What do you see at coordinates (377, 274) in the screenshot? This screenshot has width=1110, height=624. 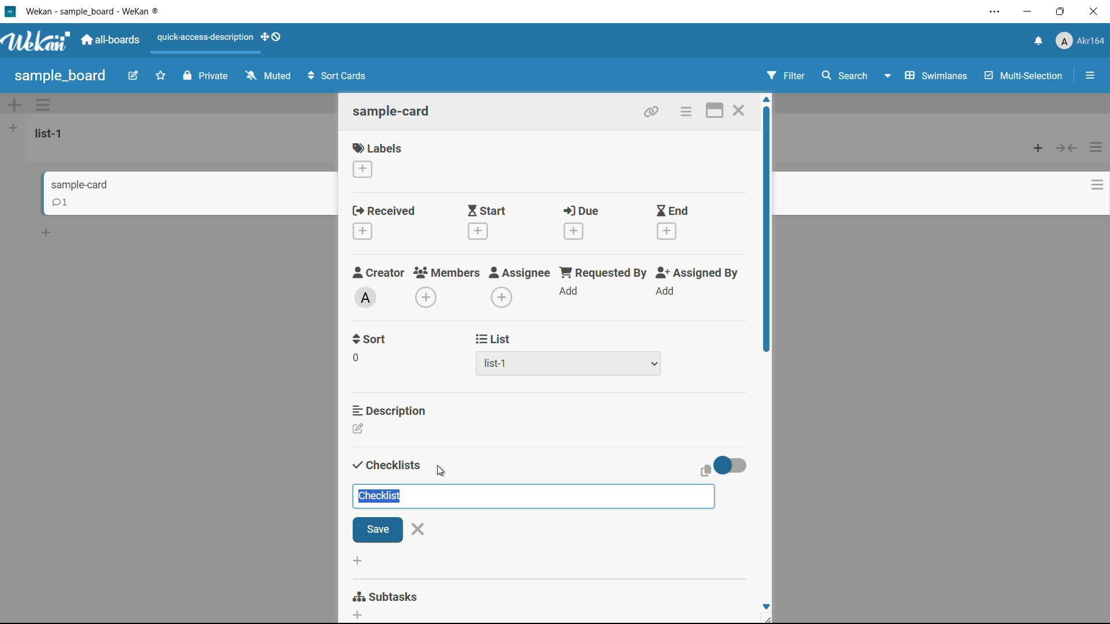 I see `creator` at bounding box center [377, 274].